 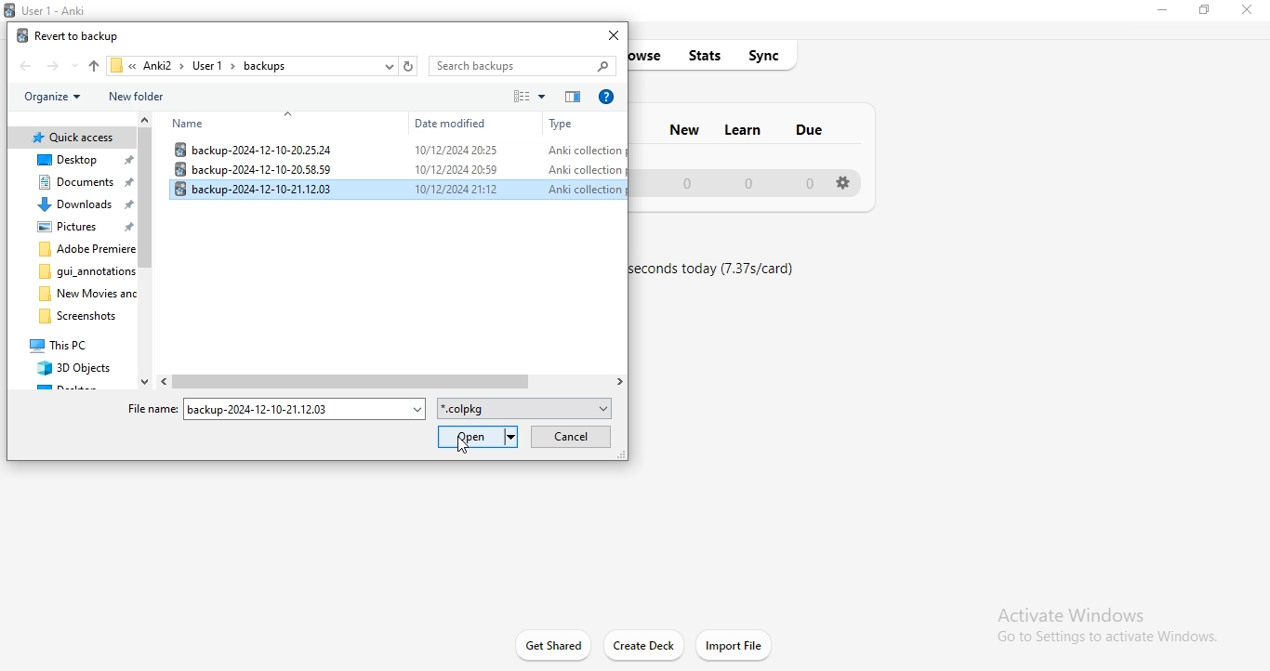 What do you see at coordinates (523, 65) in the screenshot?
I see `search bar` at bounding box center [523, 65].